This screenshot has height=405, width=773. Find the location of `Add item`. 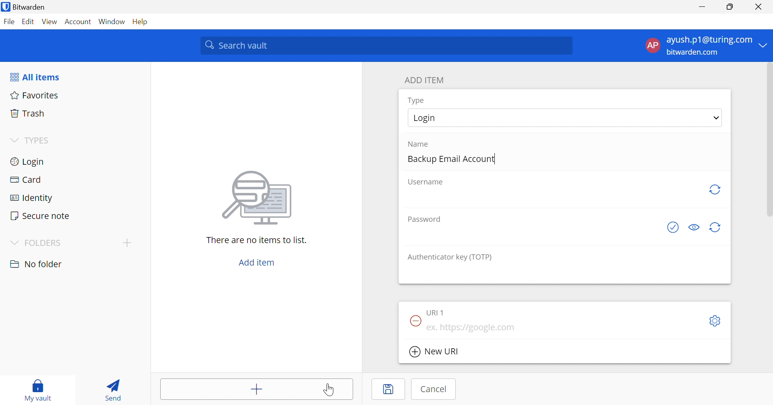

Add item is located at coordinates (256, 388).